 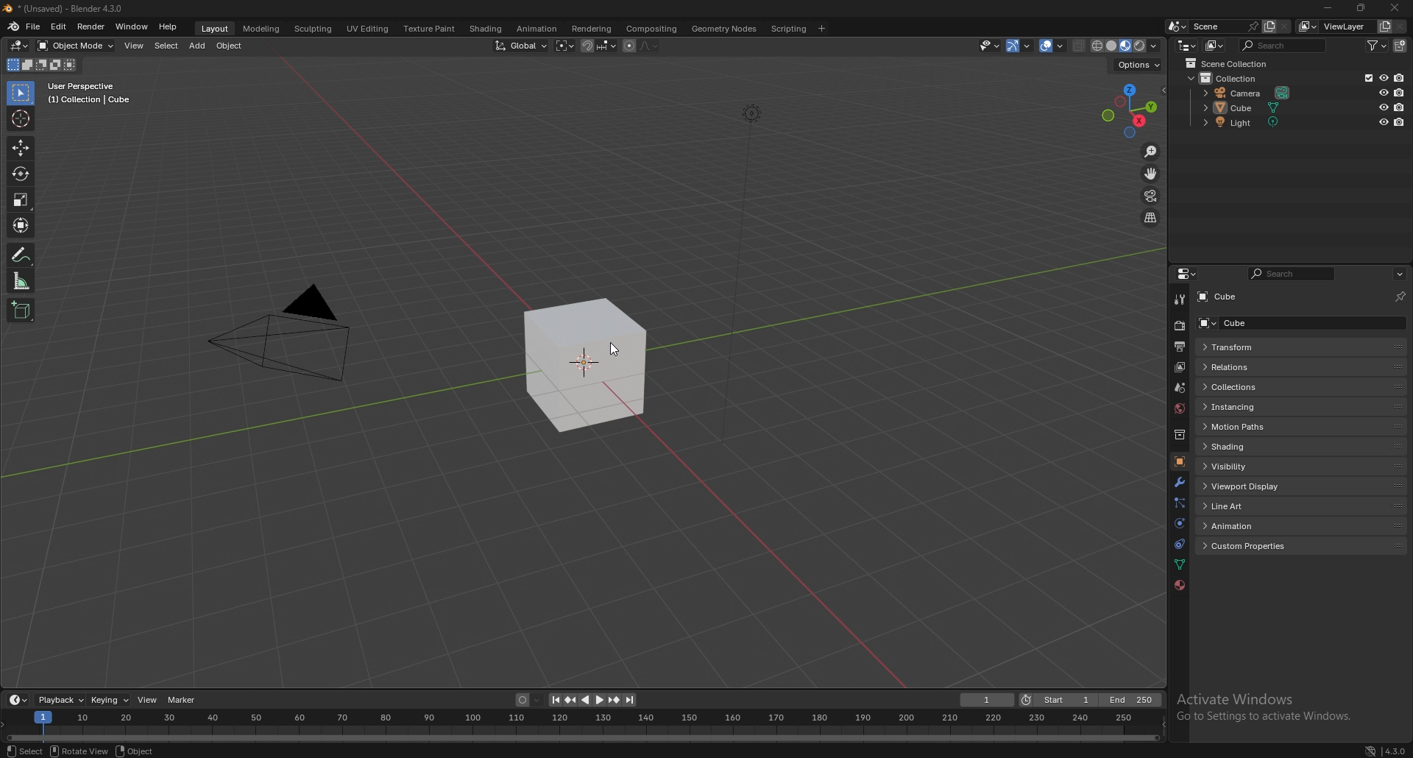 I want to click on proportional editing object, so click(x=628, y=46).